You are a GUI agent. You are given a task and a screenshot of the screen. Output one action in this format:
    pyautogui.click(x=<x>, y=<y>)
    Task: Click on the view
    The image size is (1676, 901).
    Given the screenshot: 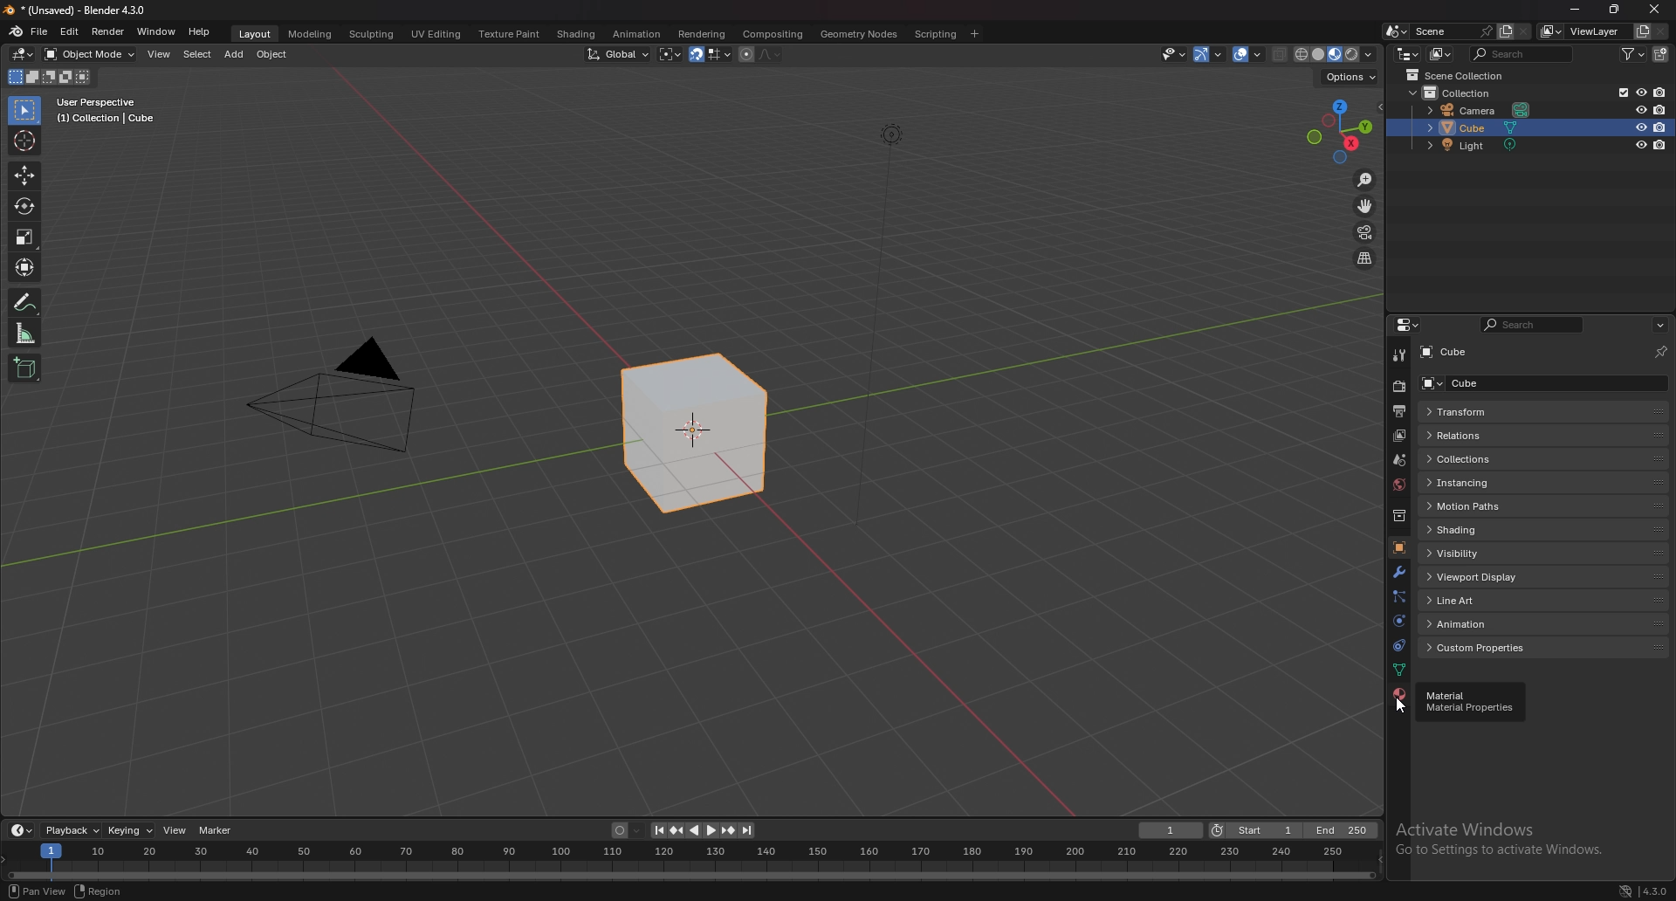 What is the action you would take?
    pyautogui.click(x=161, y=54)
    